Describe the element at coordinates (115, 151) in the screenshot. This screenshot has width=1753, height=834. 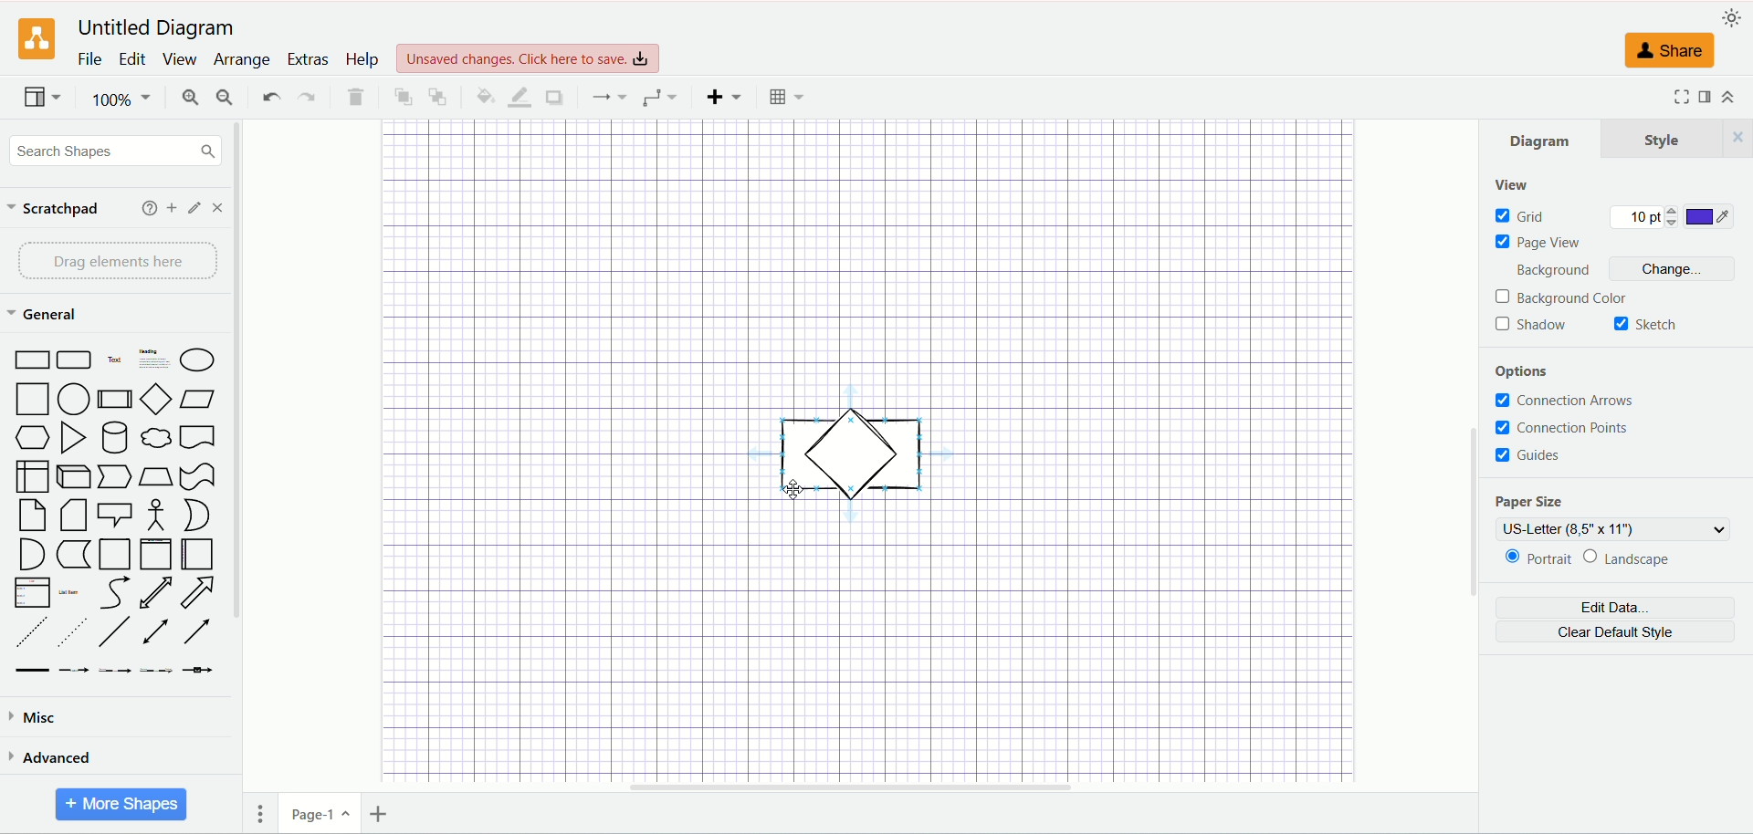
I see `search shapes` at that location.